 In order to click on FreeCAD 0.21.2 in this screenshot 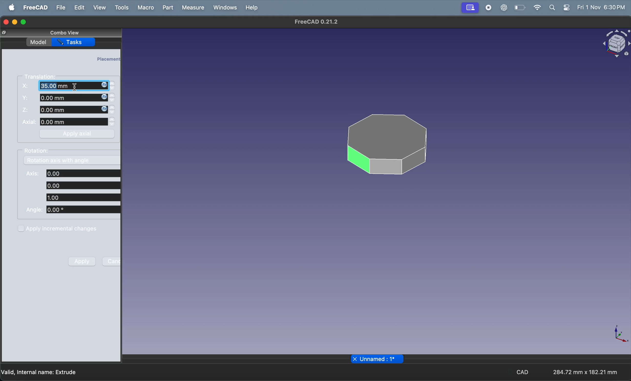, I will do `click(316, 23)`.